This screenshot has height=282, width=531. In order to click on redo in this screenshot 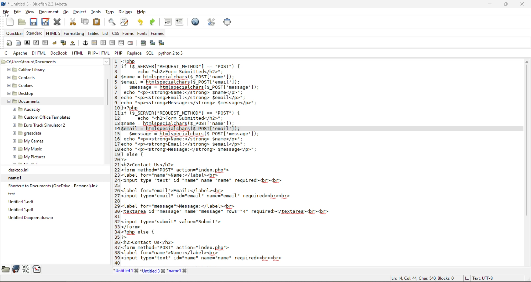, I will do `click(153, 22)`.